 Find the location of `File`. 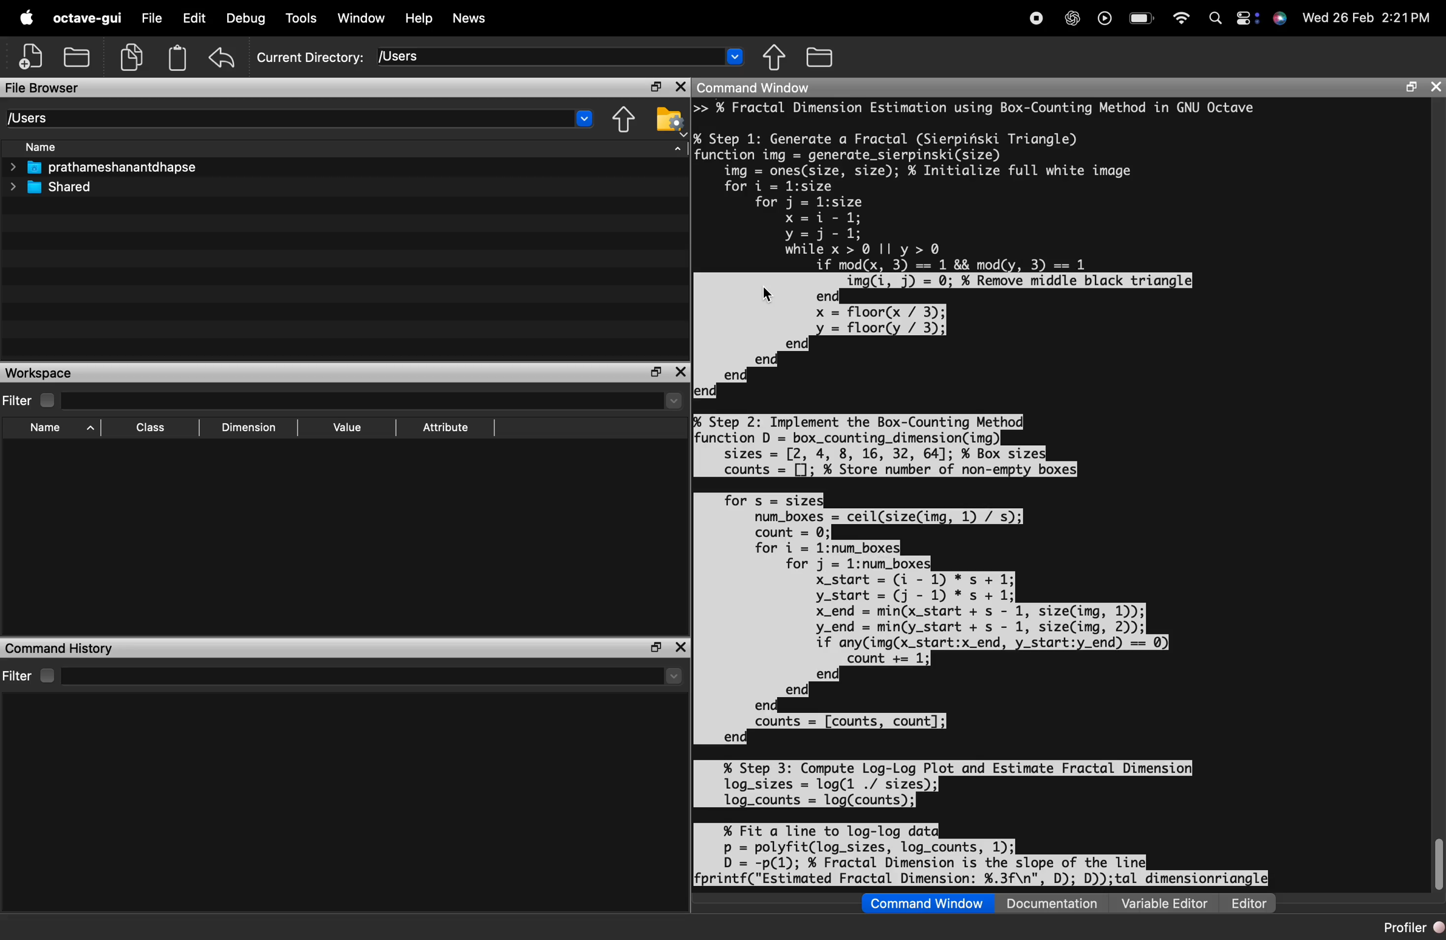

File is located at coordinates (148, 15).